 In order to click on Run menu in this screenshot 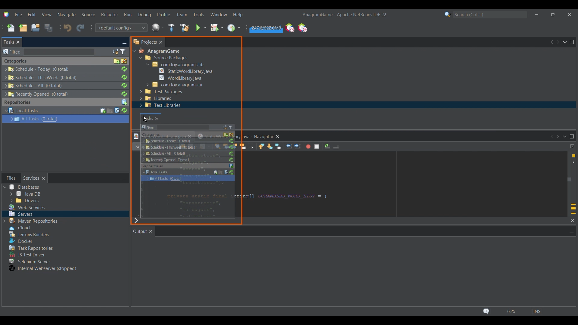, I will do `click(128, 14)`.